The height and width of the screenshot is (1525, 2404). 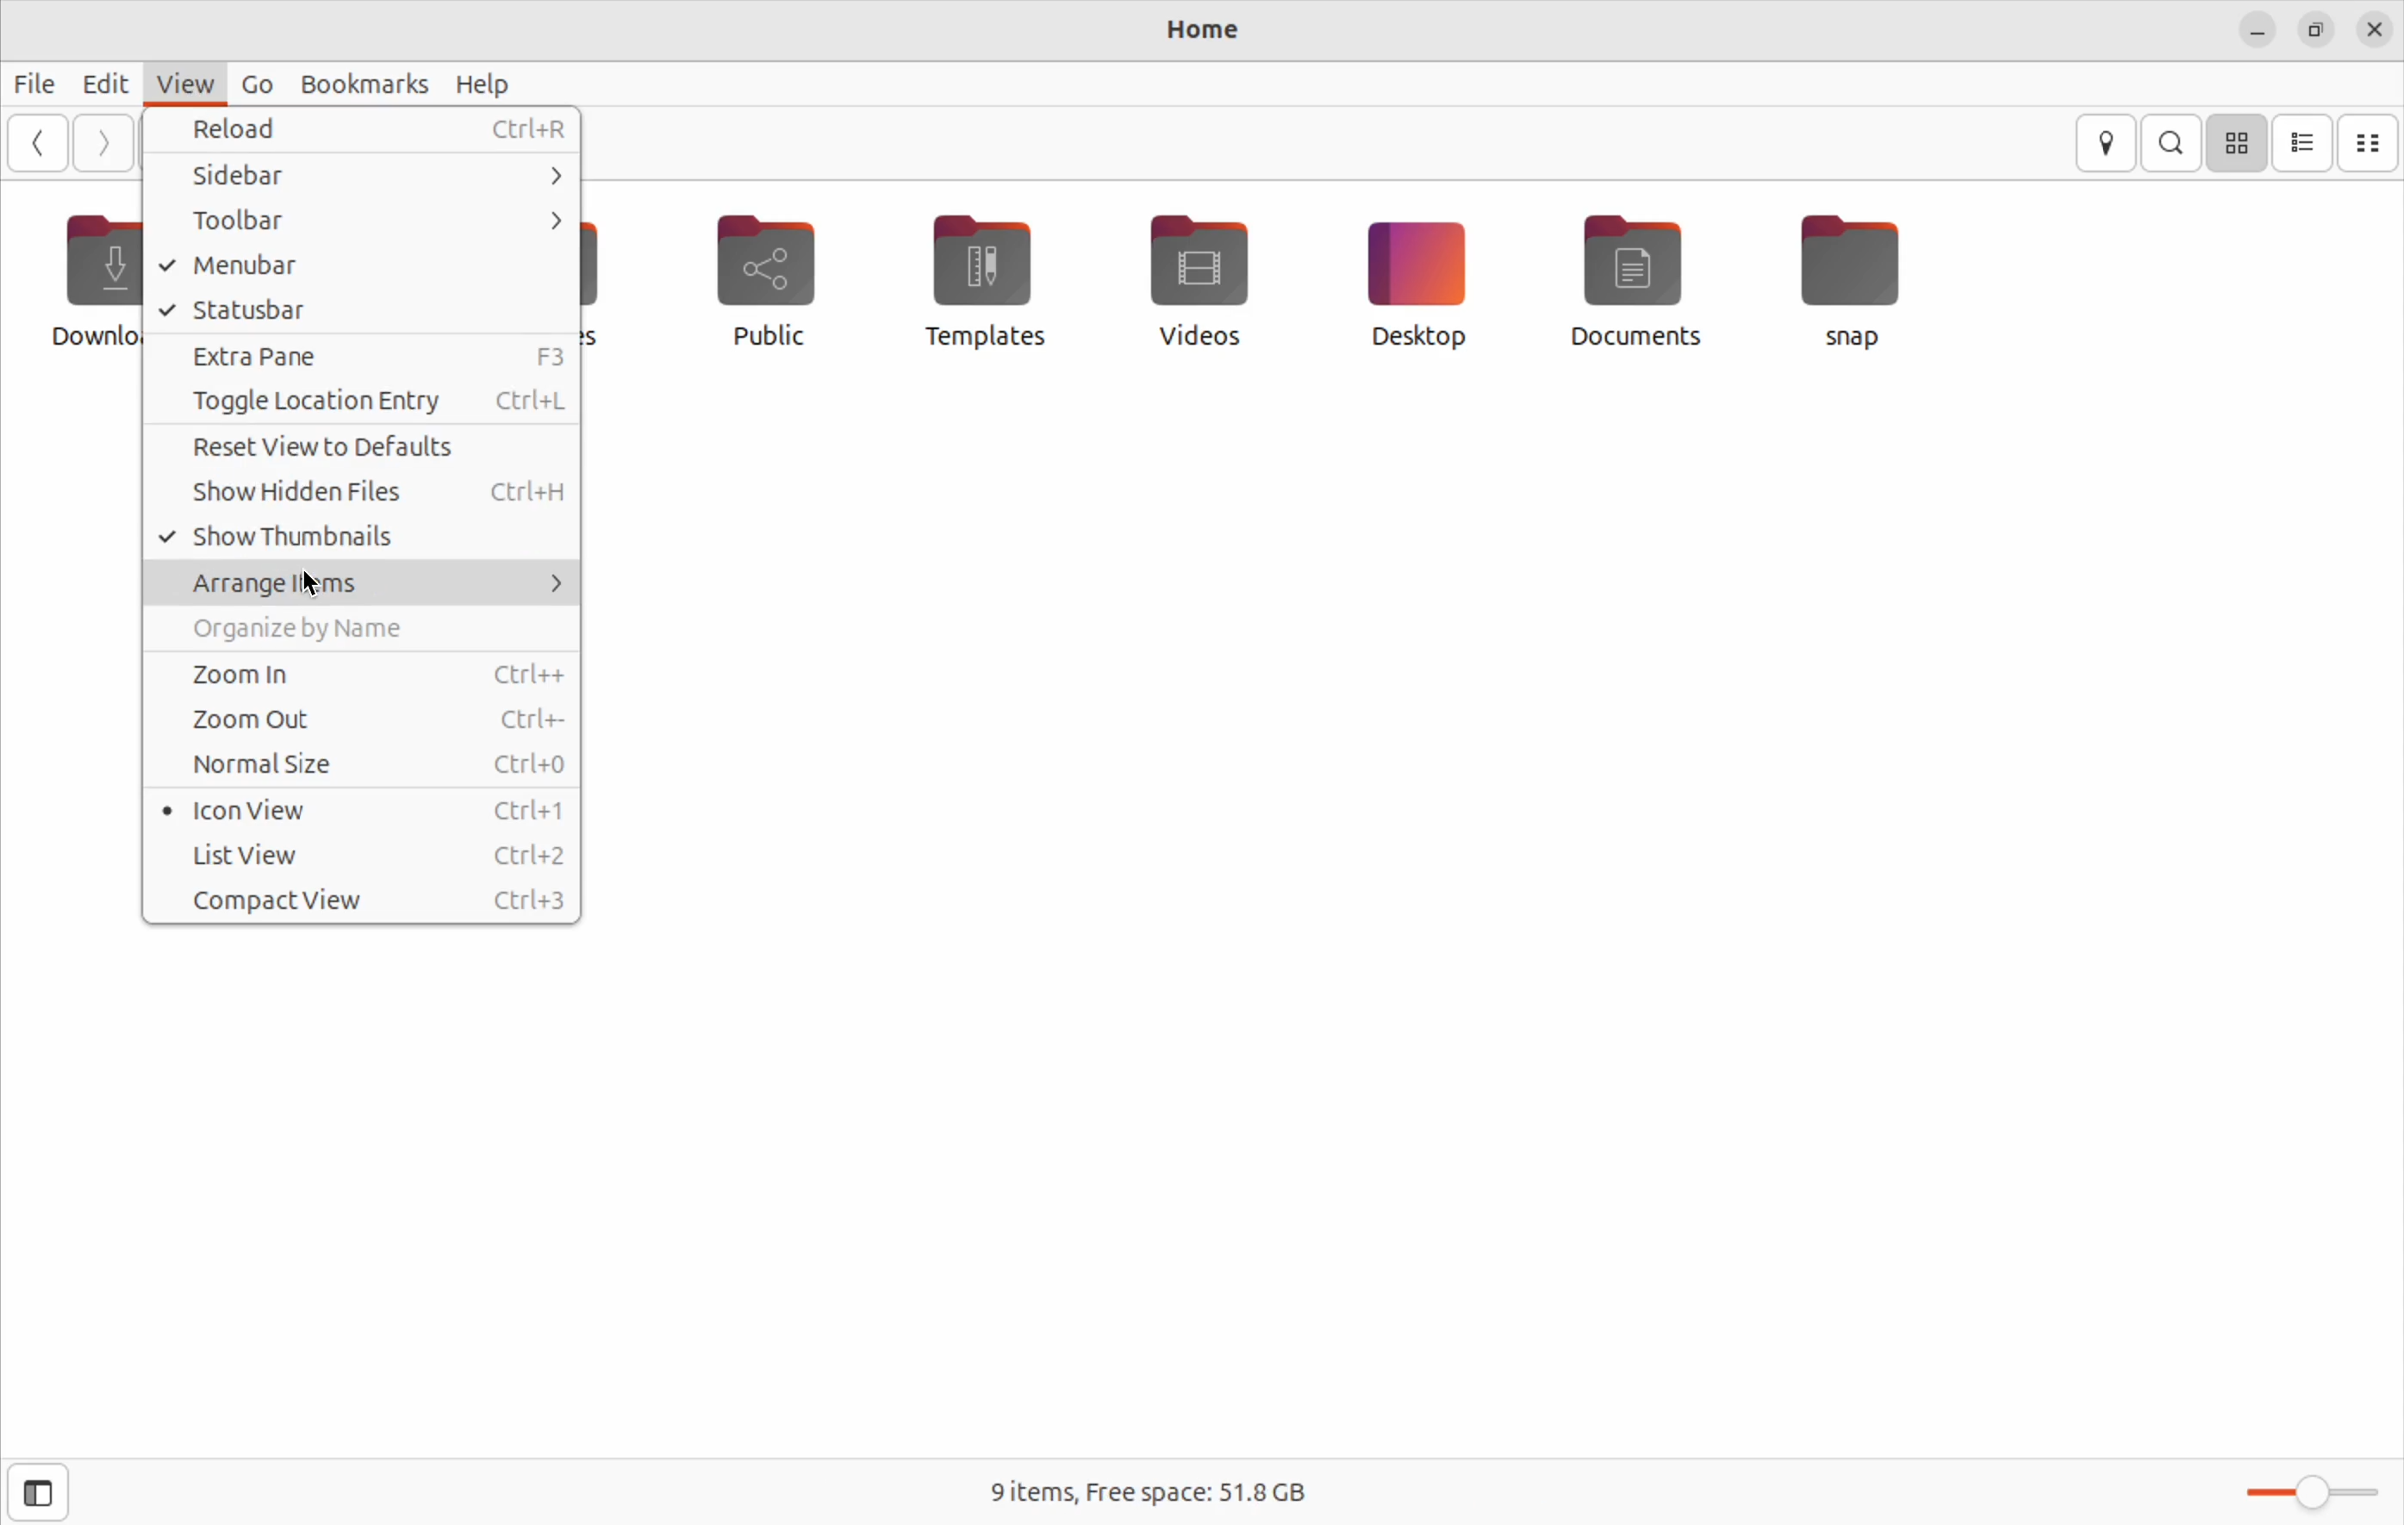 I want to click on zoom out, so click(x=364, y=718).